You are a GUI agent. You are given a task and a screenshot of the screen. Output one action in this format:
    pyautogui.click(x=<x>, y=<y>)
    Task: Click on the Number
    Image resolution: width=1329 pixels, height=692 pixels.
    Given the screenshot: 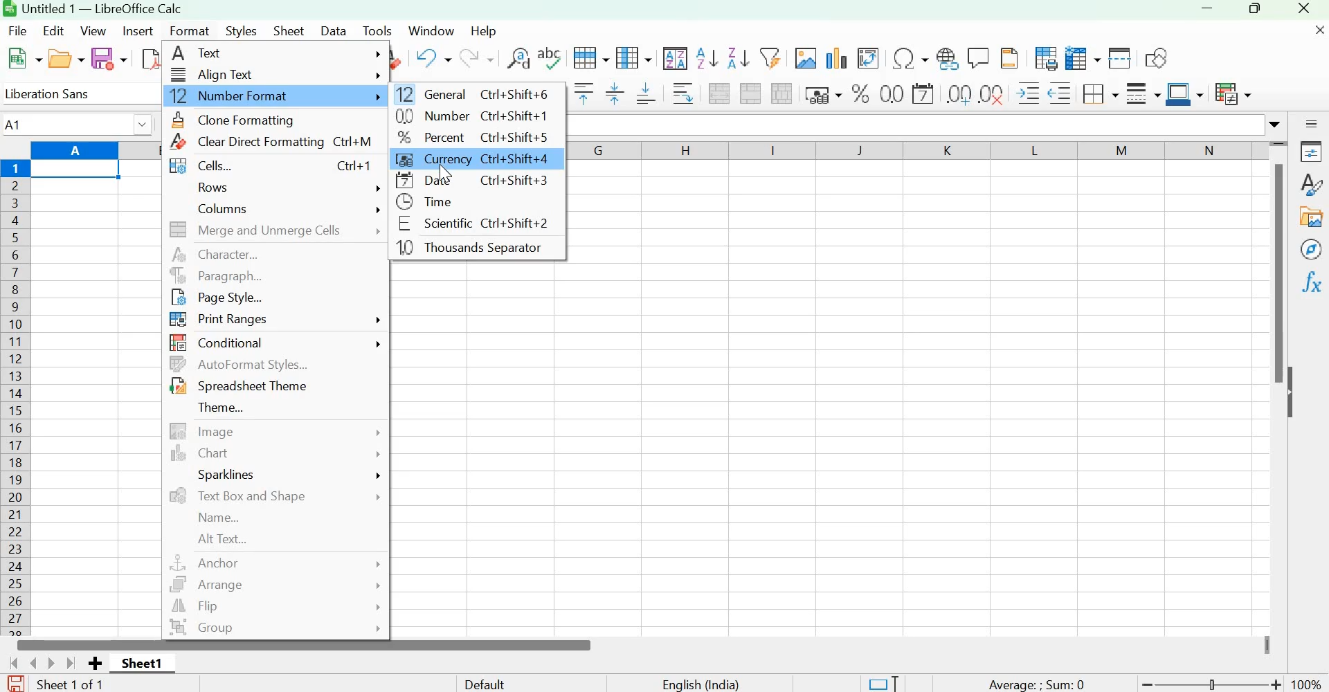 What is the action you would take?
    pyautogui.click(x=468, y=117)
    